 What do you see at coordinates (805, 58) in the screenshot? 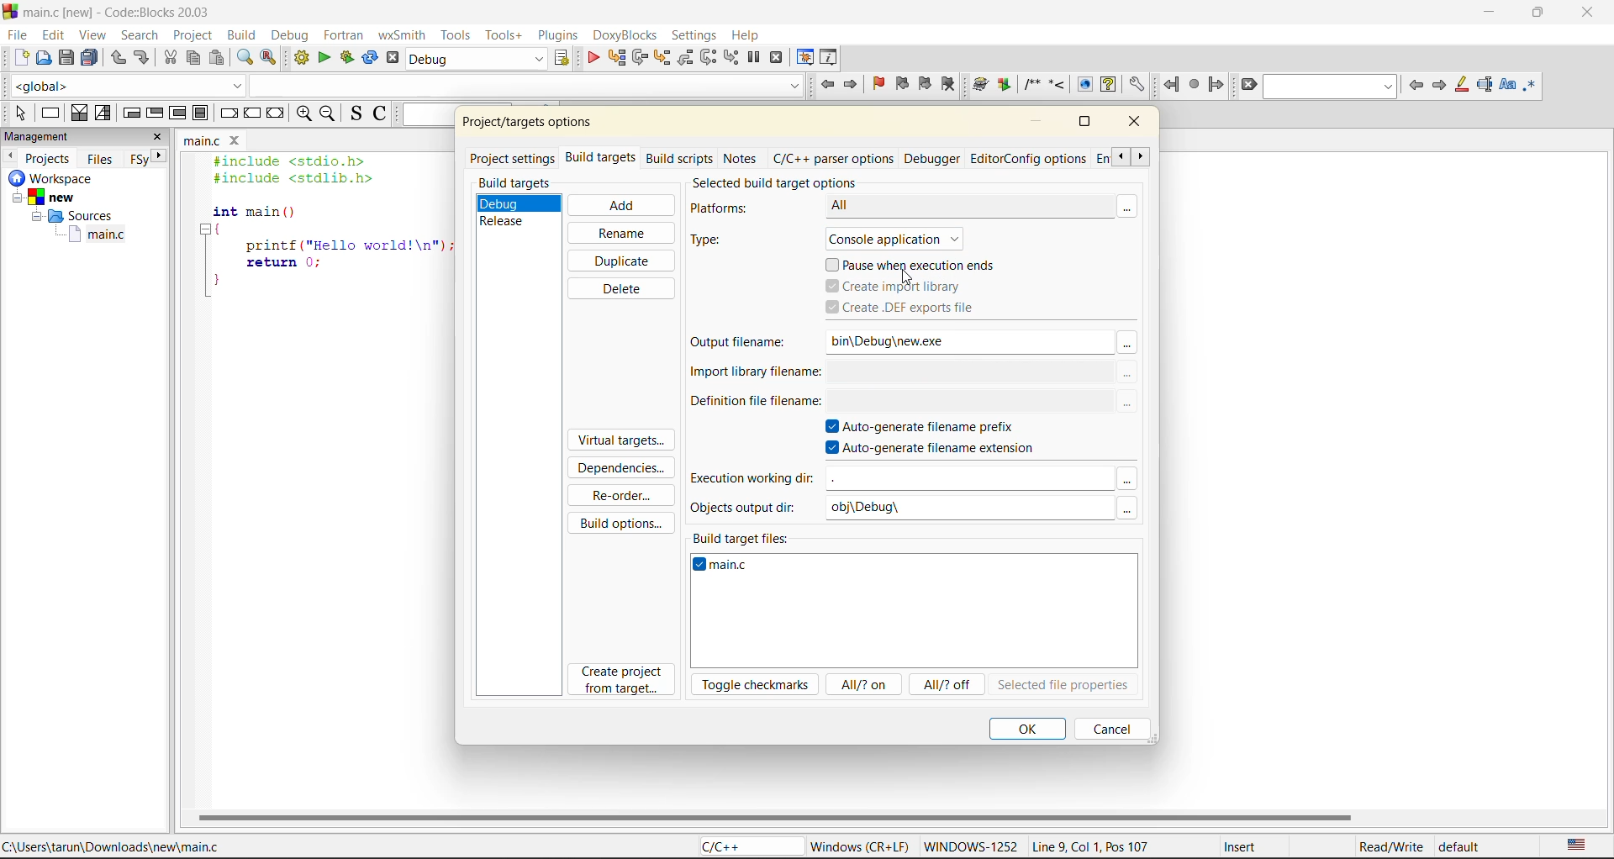
I see `debugging windows` at bounding box center [805, 58].